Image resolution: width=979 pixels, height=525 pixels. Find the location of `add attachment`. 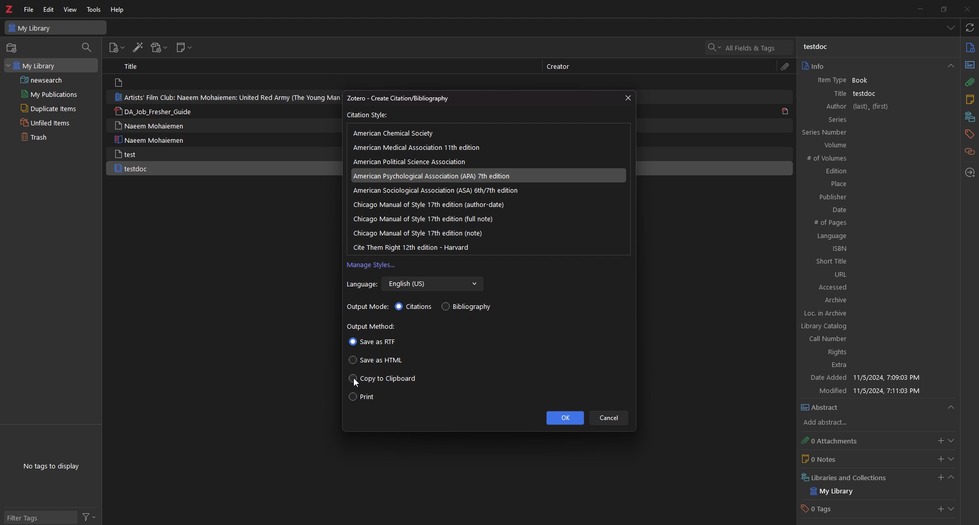

add attachment is located at coordinates (939, 441).